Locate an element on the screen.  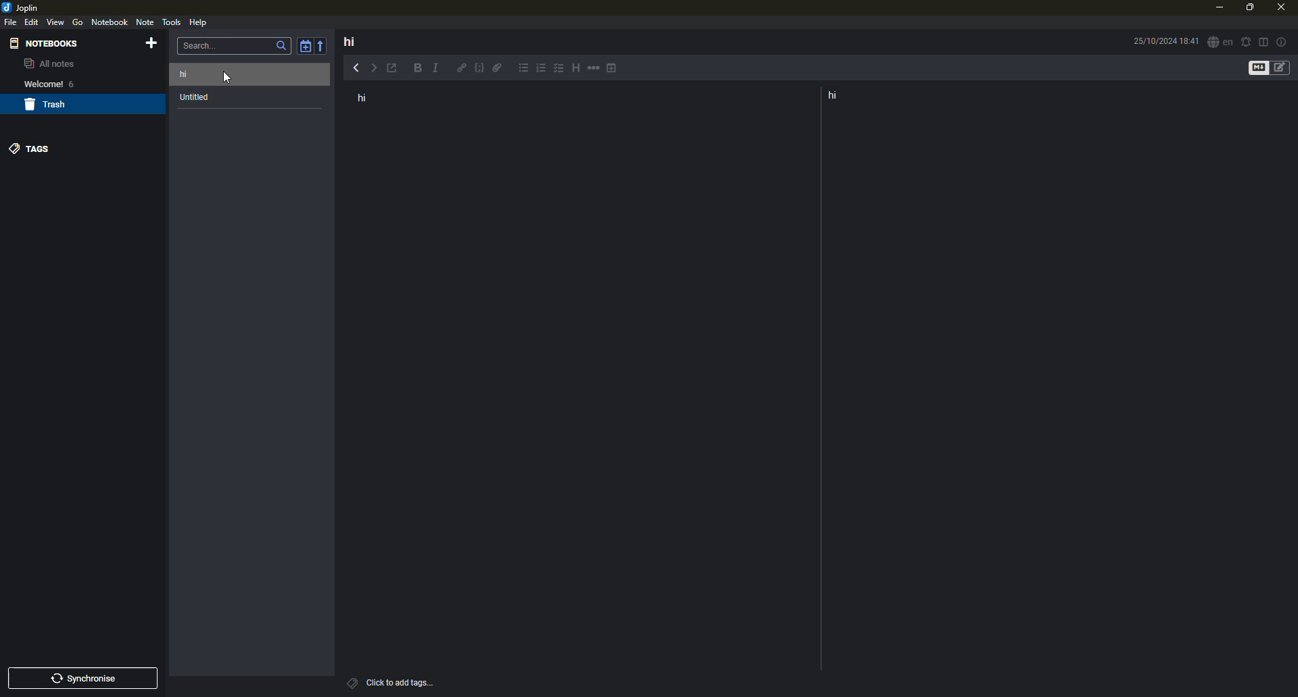
add notebook is located at coordinates (154, 44).